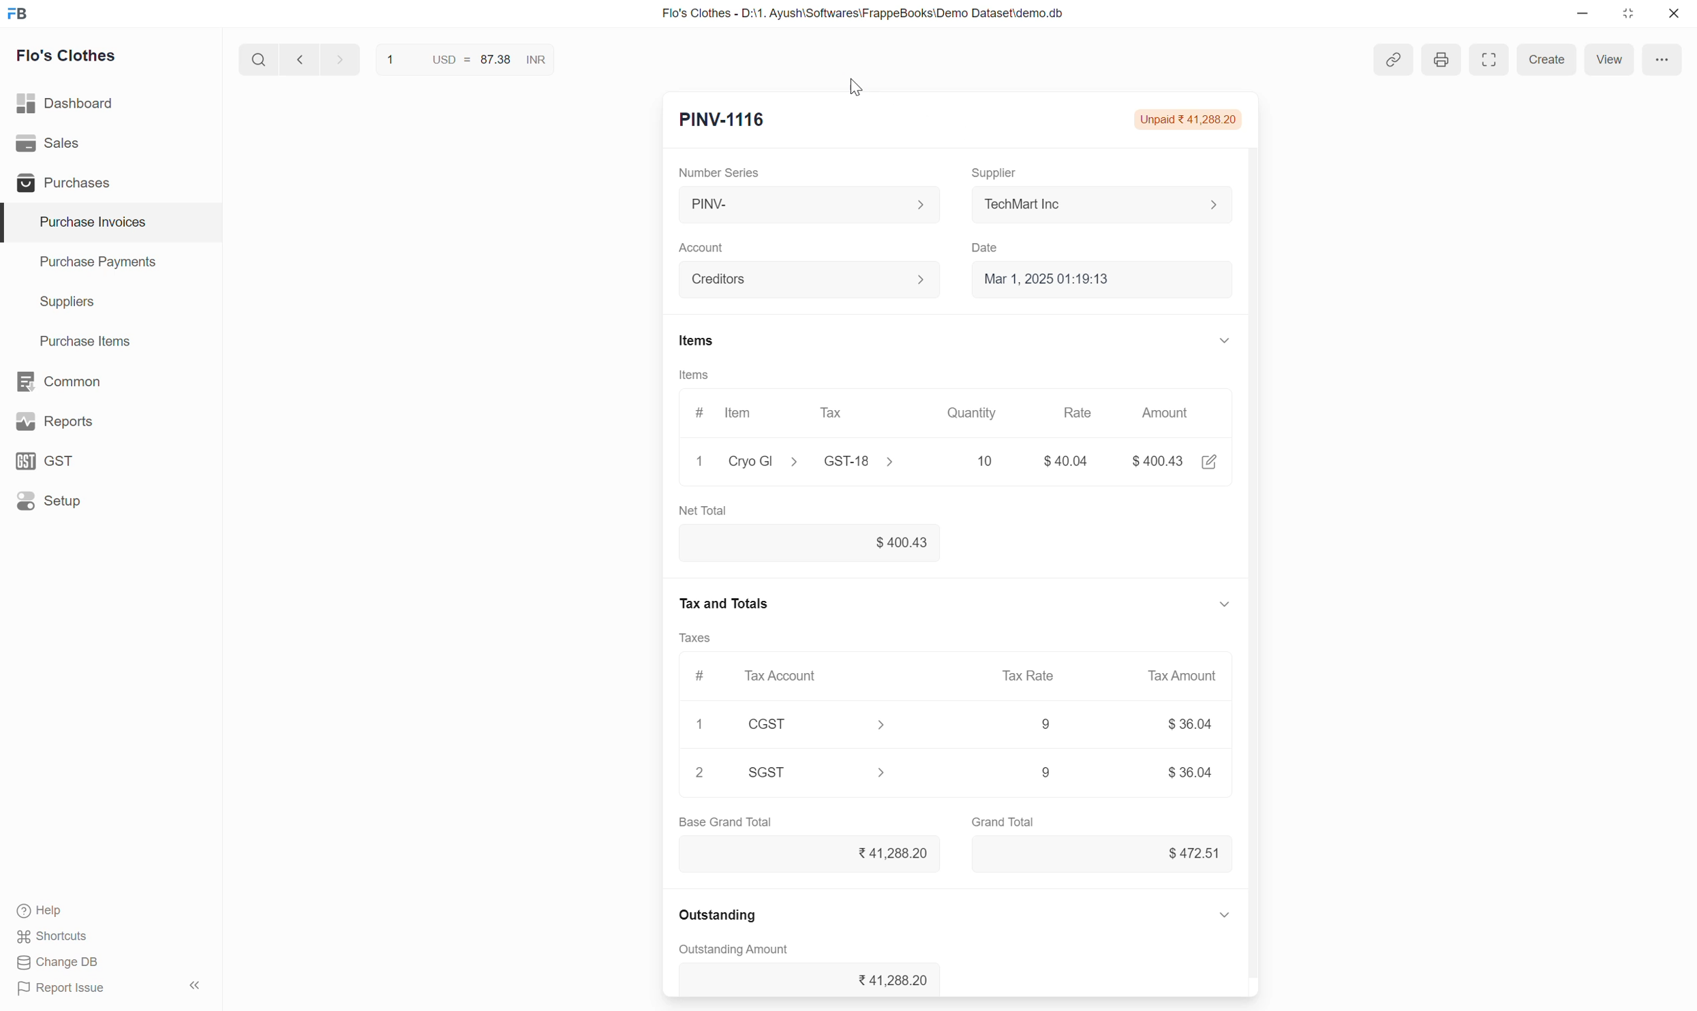  What do you see at coordinates (1192, 120) in the screenshot?
I see `Unpaid % 41,288.20` at bounding box center [1192, 120].